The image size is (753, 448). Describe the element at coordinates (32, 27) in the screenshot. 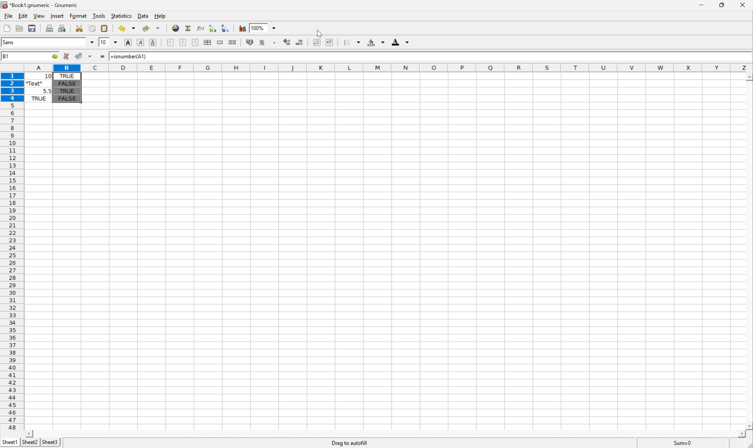

I see `Save current workbook` at that location.